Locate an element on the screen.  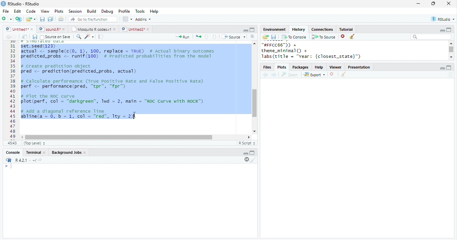
open file is located at coordinates (31, 19).